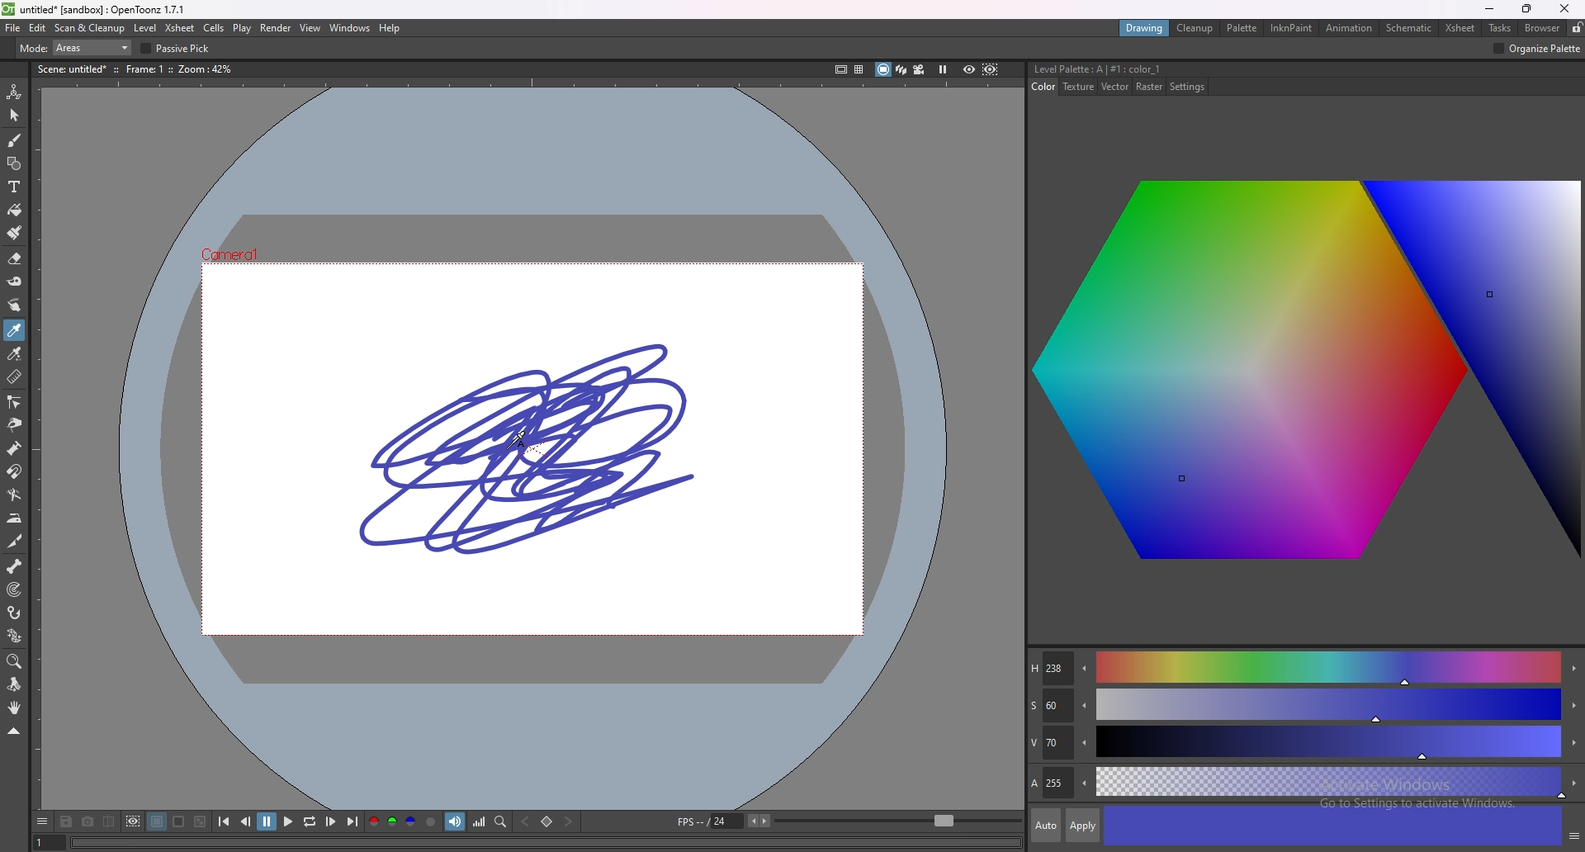 This screenshot has height=852, width=1585. What do you see at coordinates (1100, 69) in the screenshot?
I see `title` at bounding box center [1100, 69].